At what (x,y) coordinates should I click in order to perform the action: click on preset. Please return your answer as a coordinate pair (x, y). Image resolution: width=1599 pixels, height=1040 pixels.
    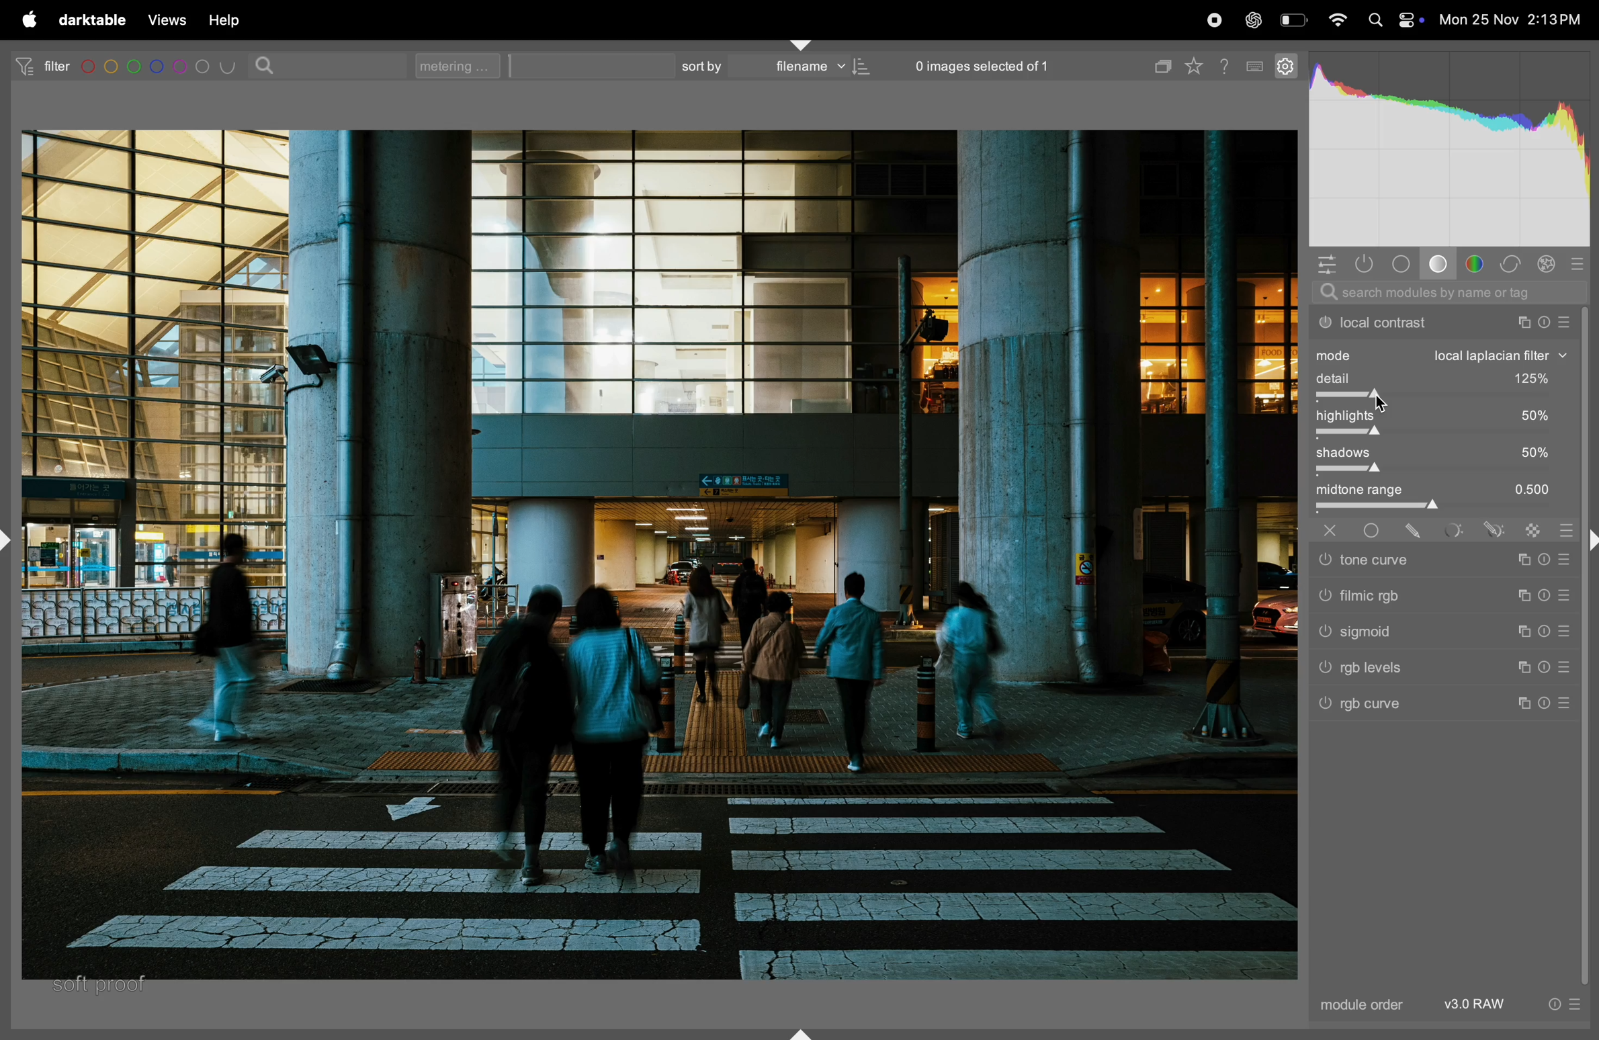
    Looking at the image, I should click on (1565, 668).